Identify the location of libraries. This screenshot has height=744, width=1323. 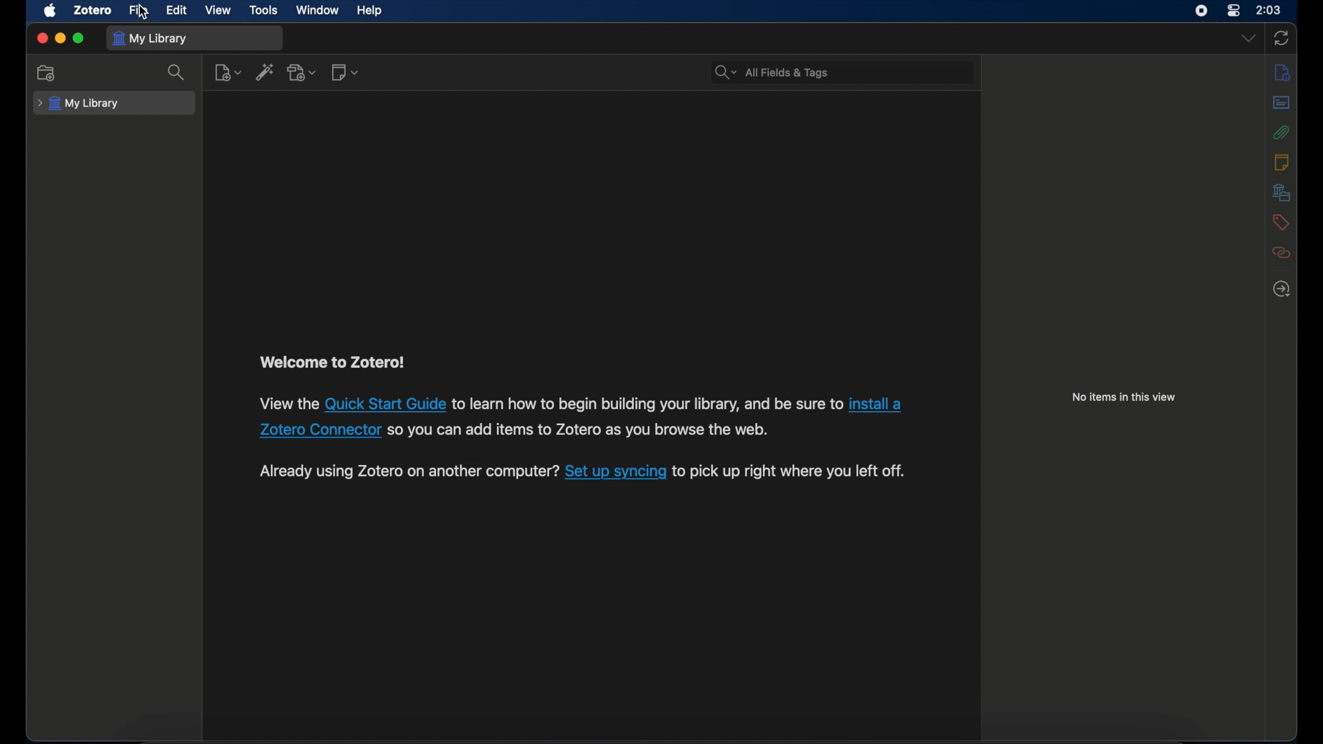
(1281, 192).